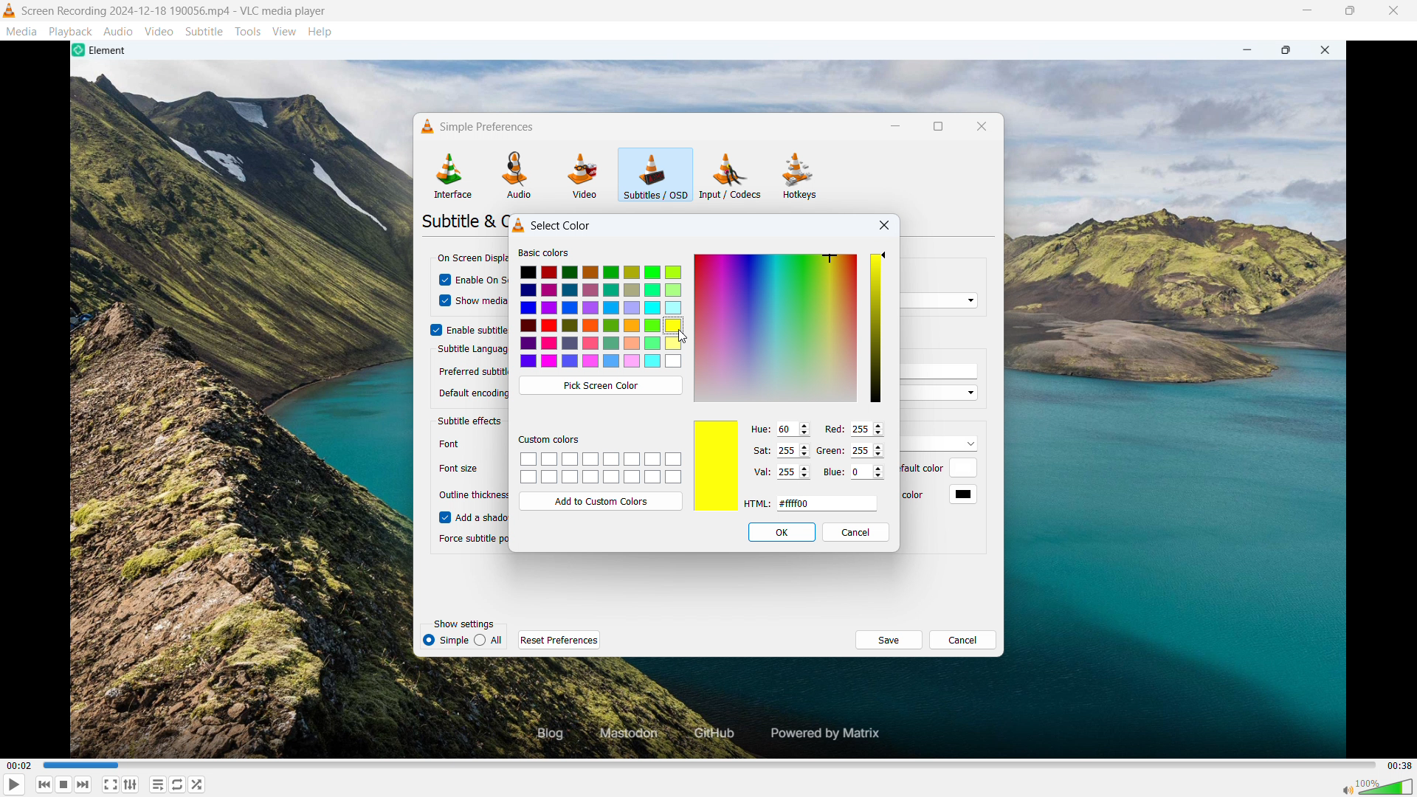 The width and height of the screenshot is (1417, 797). I want to click on cursor, so click(442, 302).